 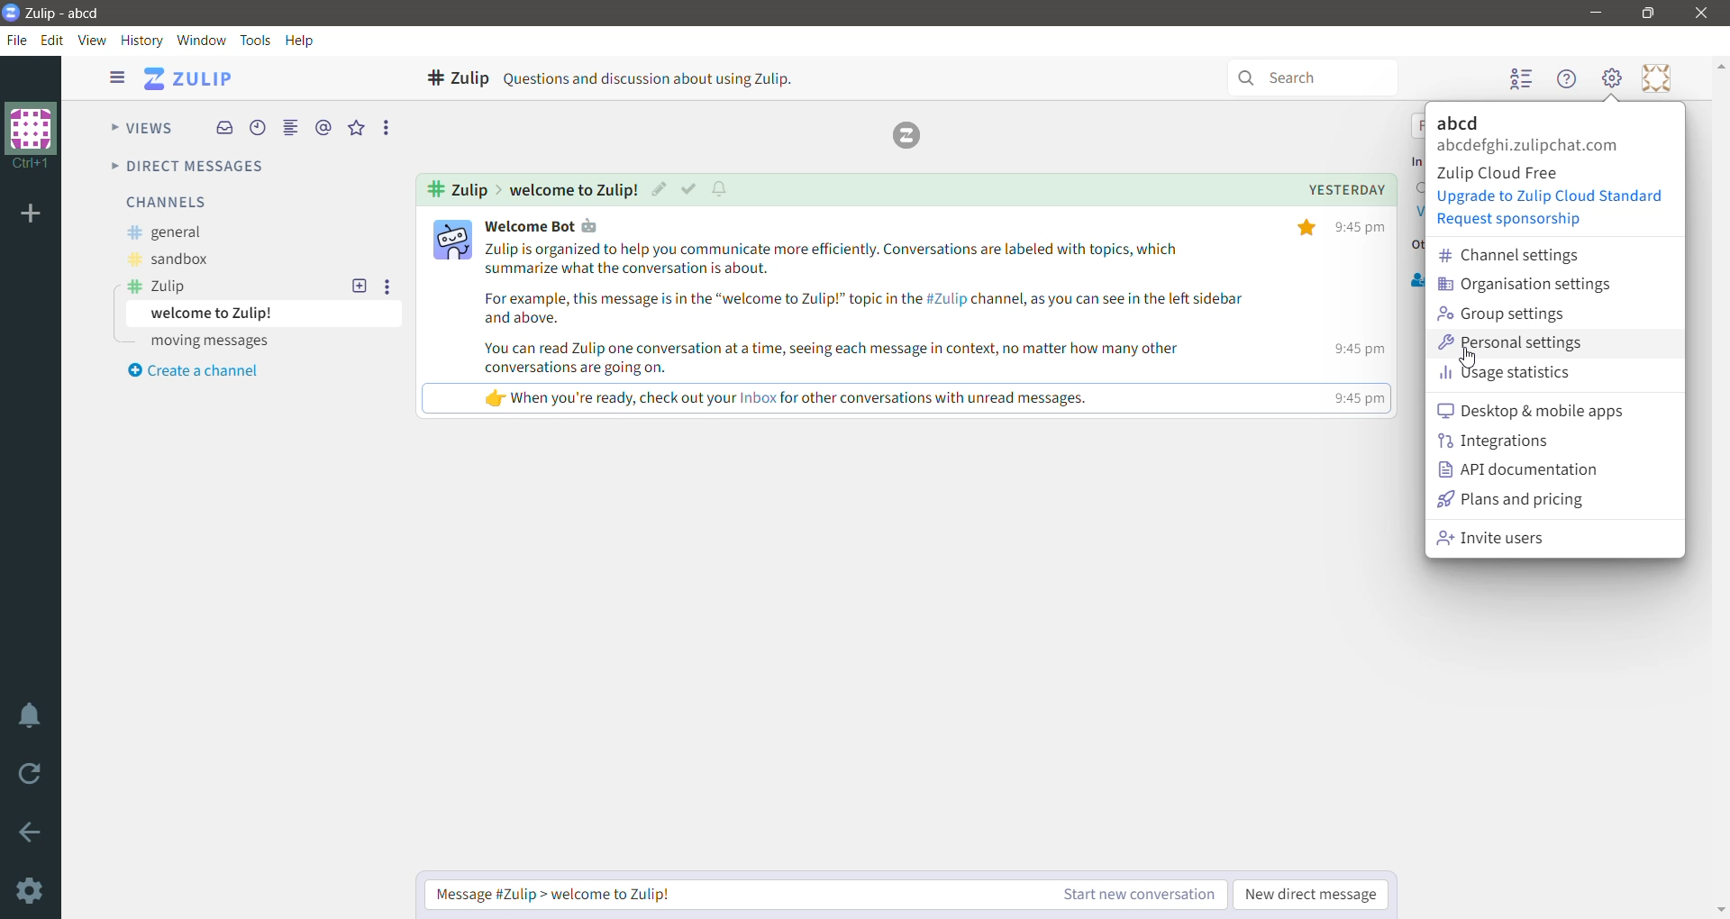 What do you see at coordinates (91, 40) in the screenshot?
I see `View` at bounding box center [91, 40].